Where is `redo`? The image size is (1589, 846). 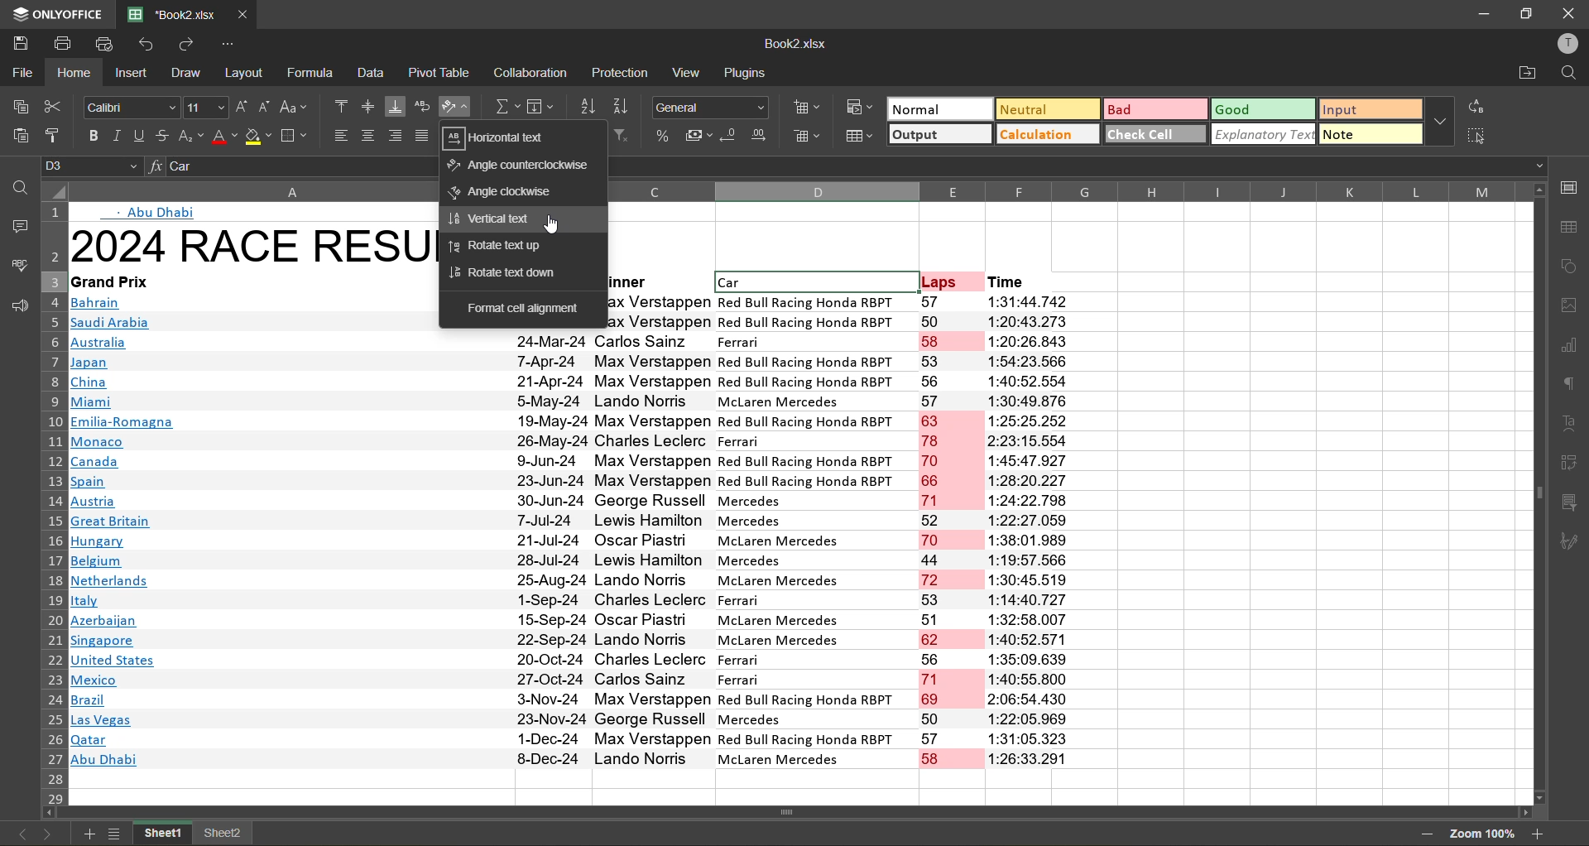 redo is located at coordinates (187, 45).